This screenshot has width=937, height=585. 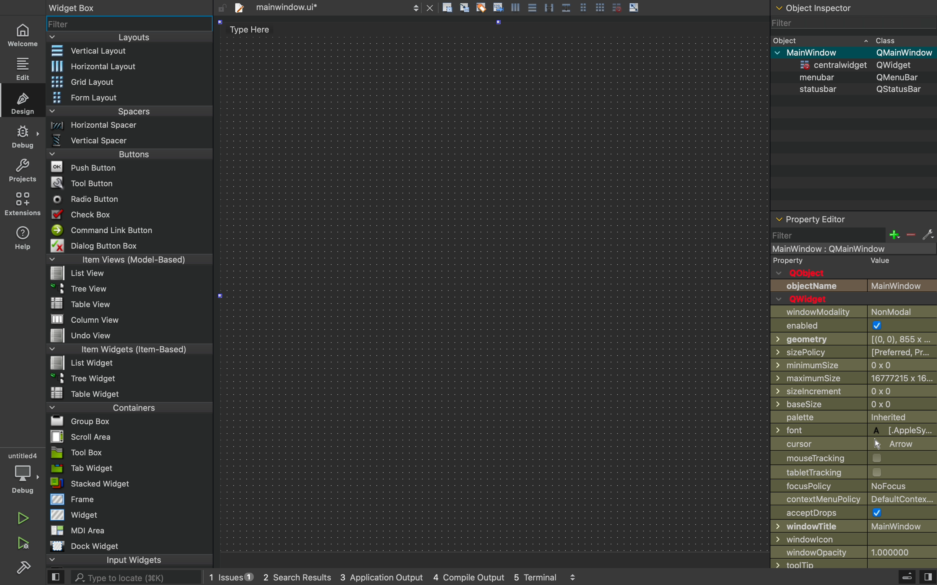 What do you see at coordinates (129, 154) in the screenshot?
I see `buttons` at bounding box center [129, 154].